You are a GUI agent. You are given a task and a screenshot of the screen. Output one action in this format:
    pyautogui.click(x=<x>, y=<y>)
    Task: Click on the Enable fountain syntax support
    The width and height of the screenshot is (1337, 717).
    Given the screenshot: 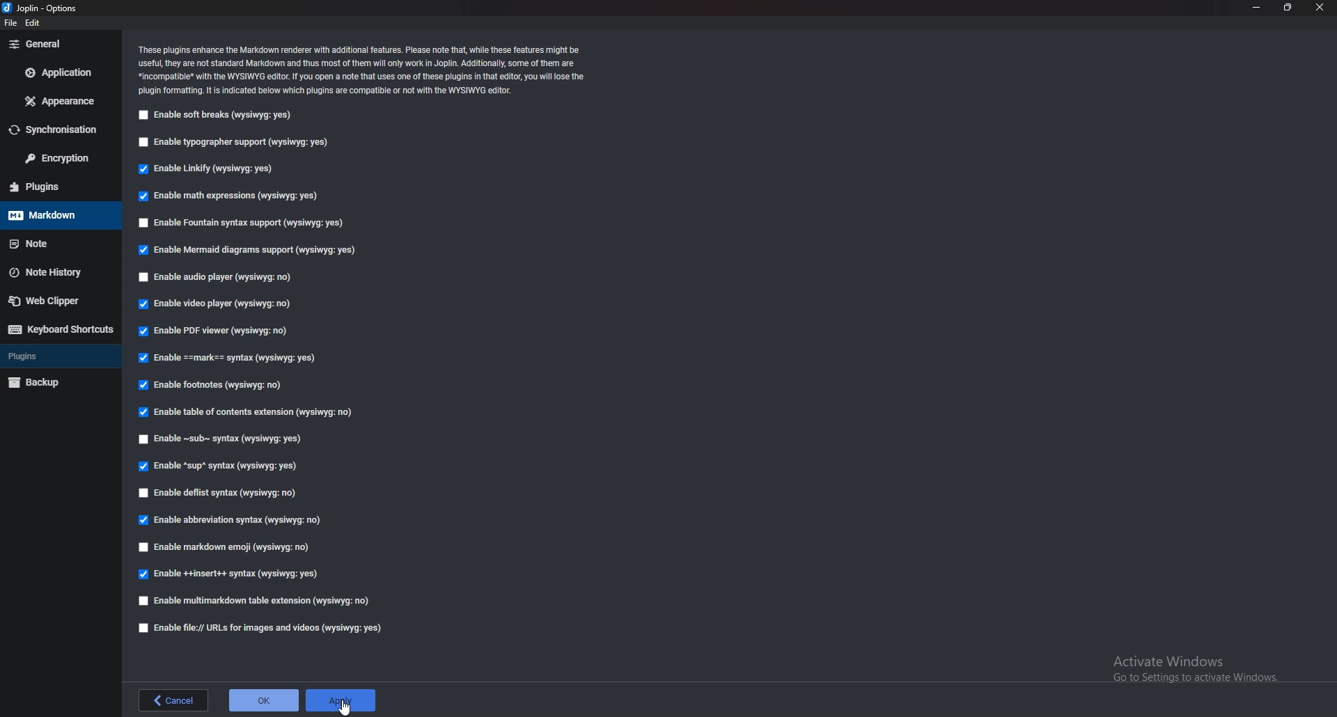 What is the action you would take?
    pyautogui.click(x=253, y=223)
    